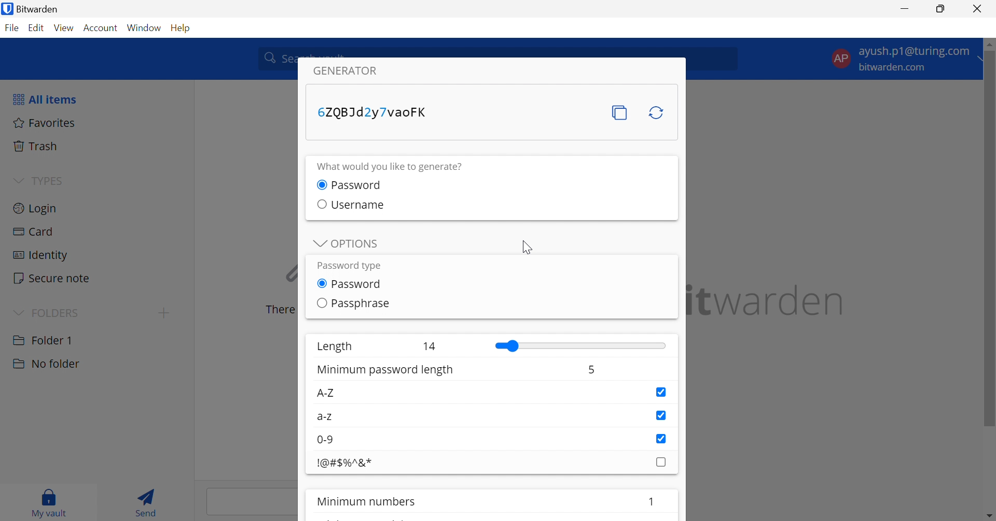  What do you see at coordinates (397, 167) in the screenshot?
I see `What would you like to generate?` at bounding box center [397, 167].